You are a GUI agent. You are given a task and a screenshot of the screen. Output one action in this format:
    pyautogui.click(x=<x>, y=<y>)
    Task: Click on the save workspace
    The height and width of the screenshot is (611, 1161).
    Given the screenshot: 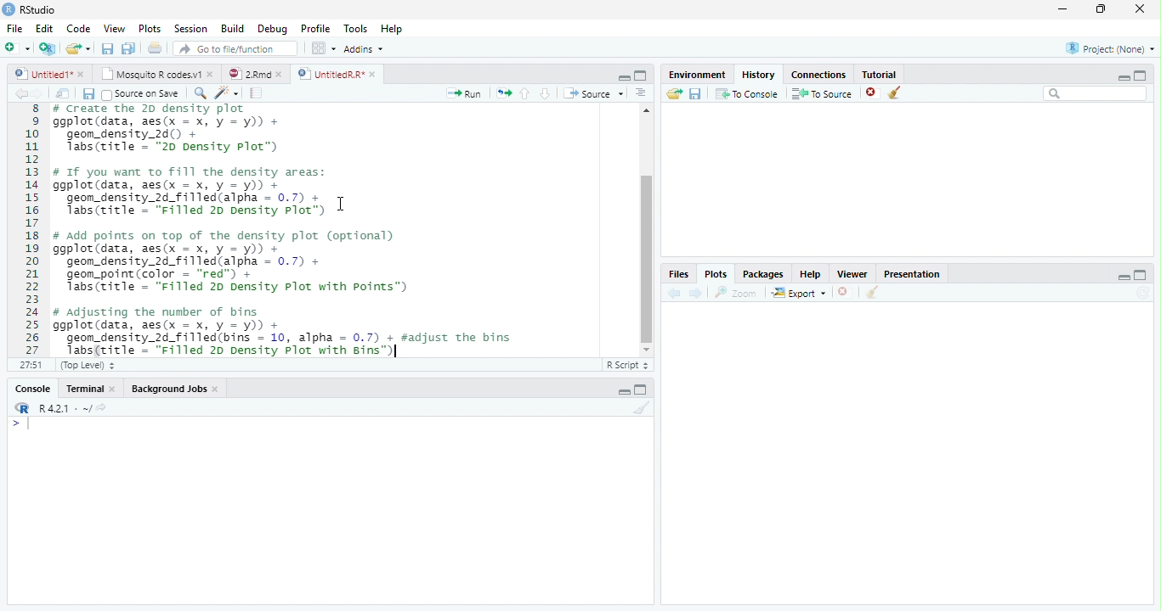 What is the action you would take?
    pyautogui.click(x=697, y=94)
    